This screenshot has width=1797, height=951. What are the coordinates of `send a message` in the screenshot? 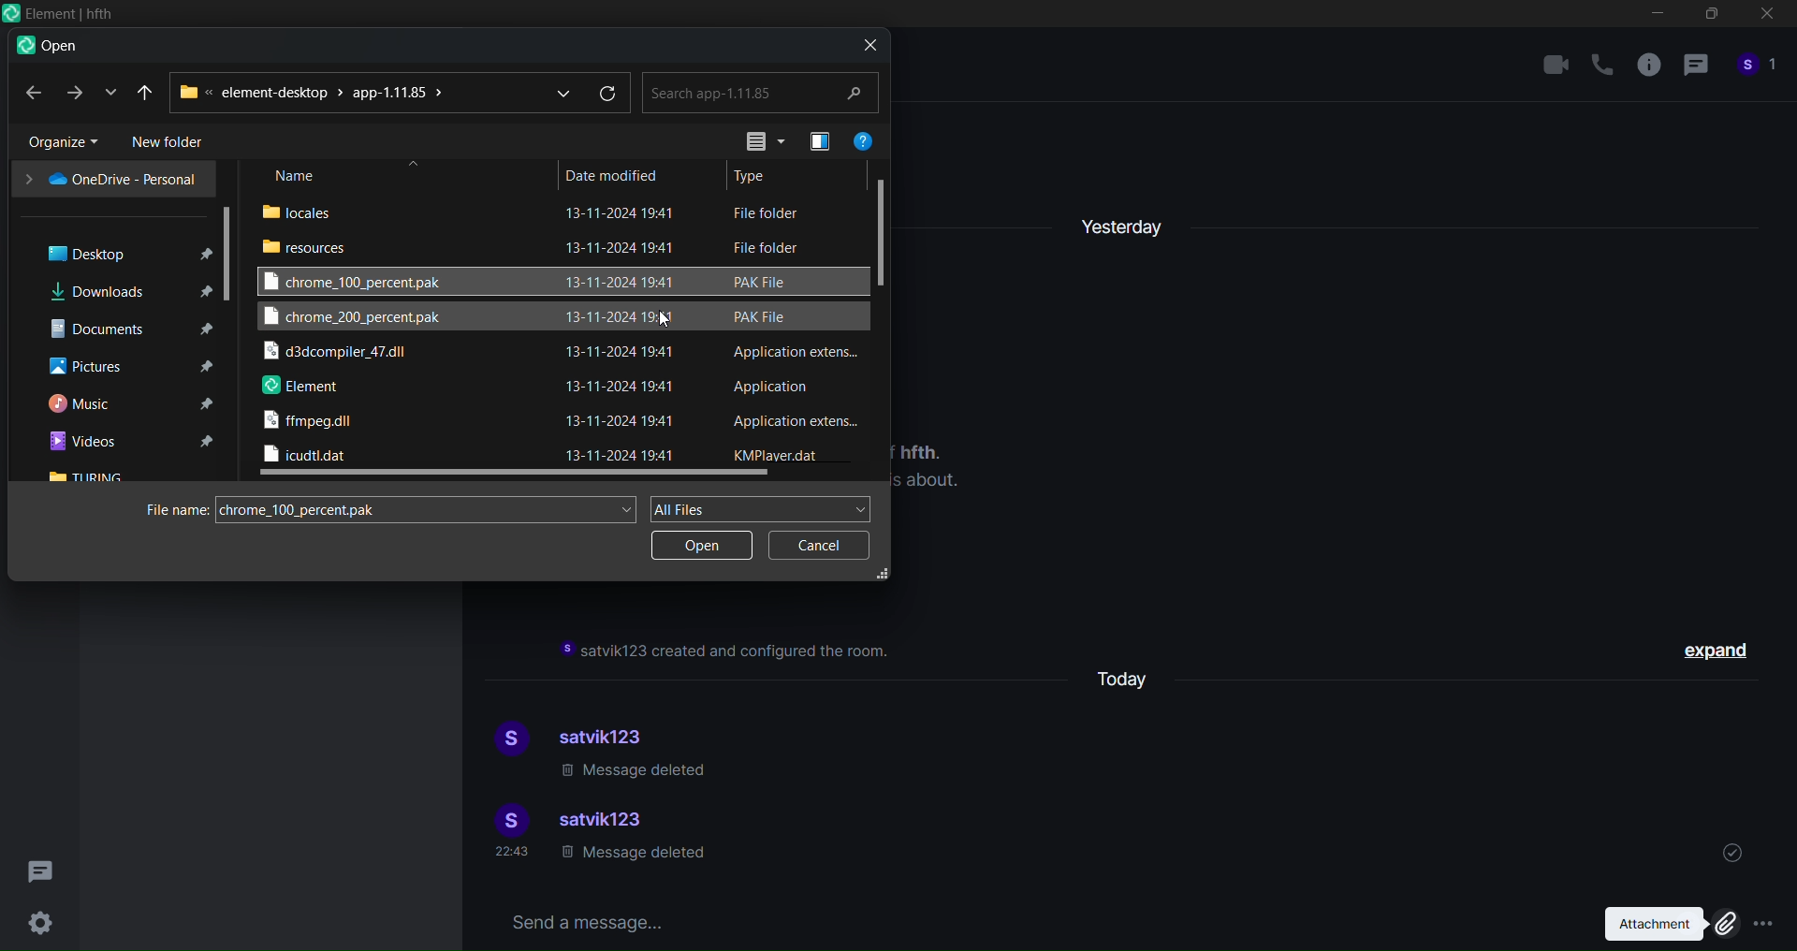 It's located at (1024, 920).